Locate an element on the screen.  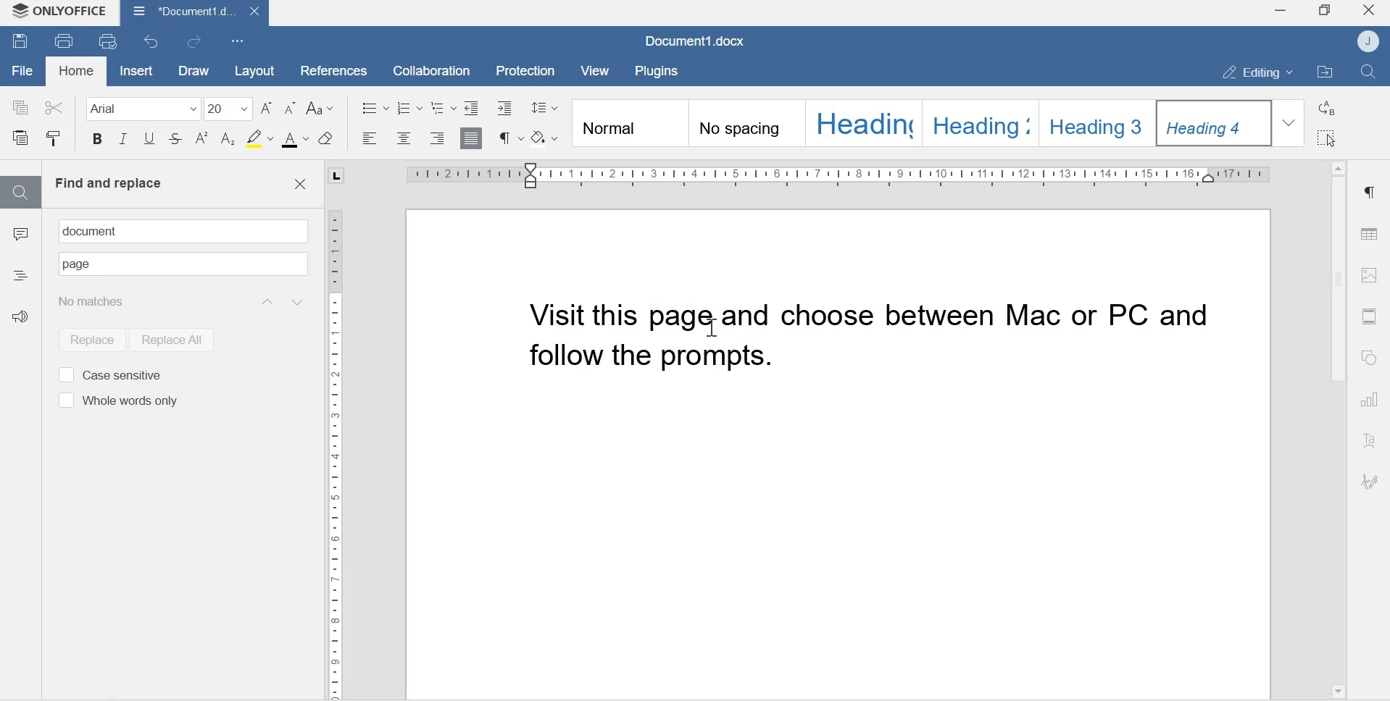
Plugins is located at coordinates (660, 70).